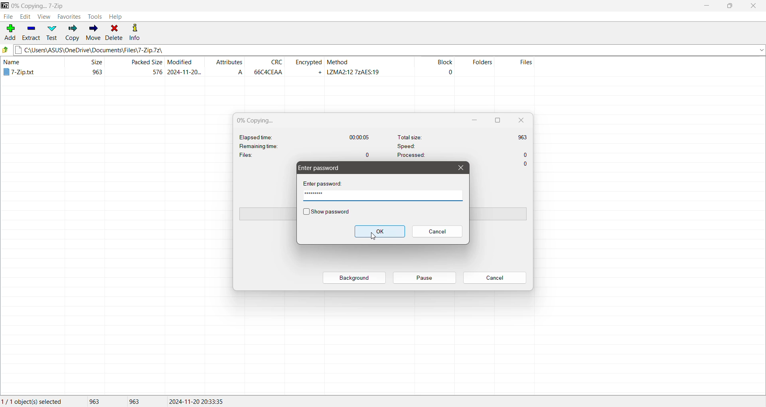  I want to click on Elapsed Time, so click(306, 136).